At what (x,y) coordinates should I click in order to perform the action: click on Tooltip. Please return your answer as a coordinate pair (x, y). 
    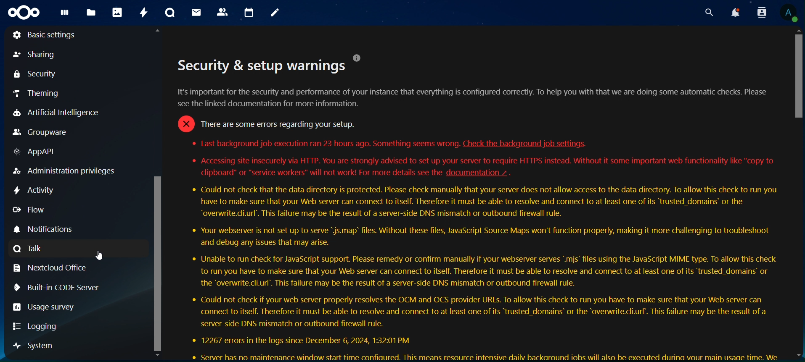
    Looking at the image, I should click on (358, 58).